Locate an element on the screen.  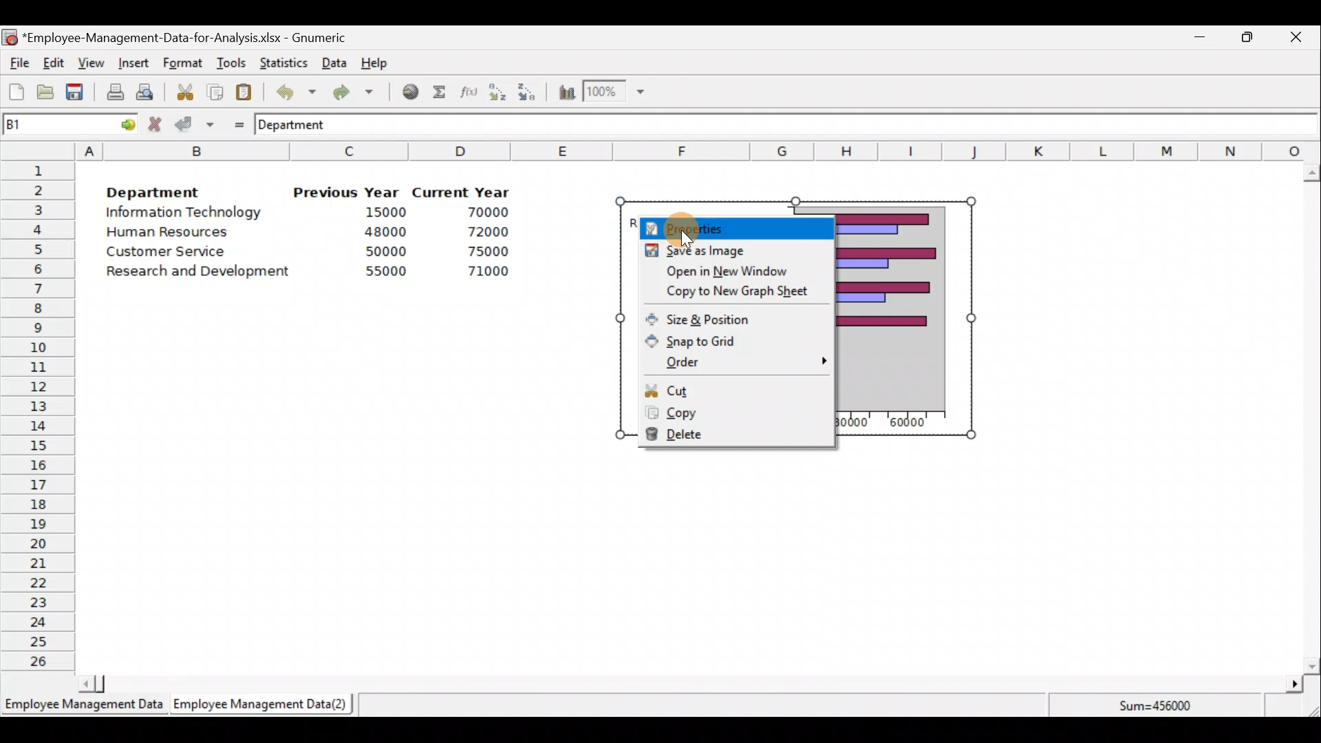
Minimize is located at coordinates (1197, 40).